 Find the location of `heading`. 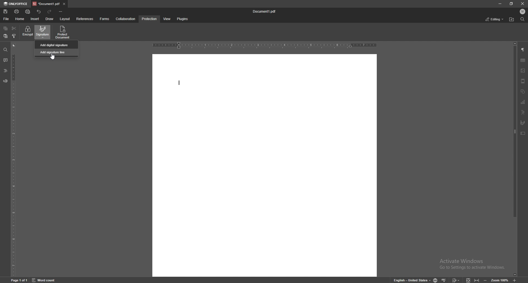

heading is located at coordinates (5, 71).